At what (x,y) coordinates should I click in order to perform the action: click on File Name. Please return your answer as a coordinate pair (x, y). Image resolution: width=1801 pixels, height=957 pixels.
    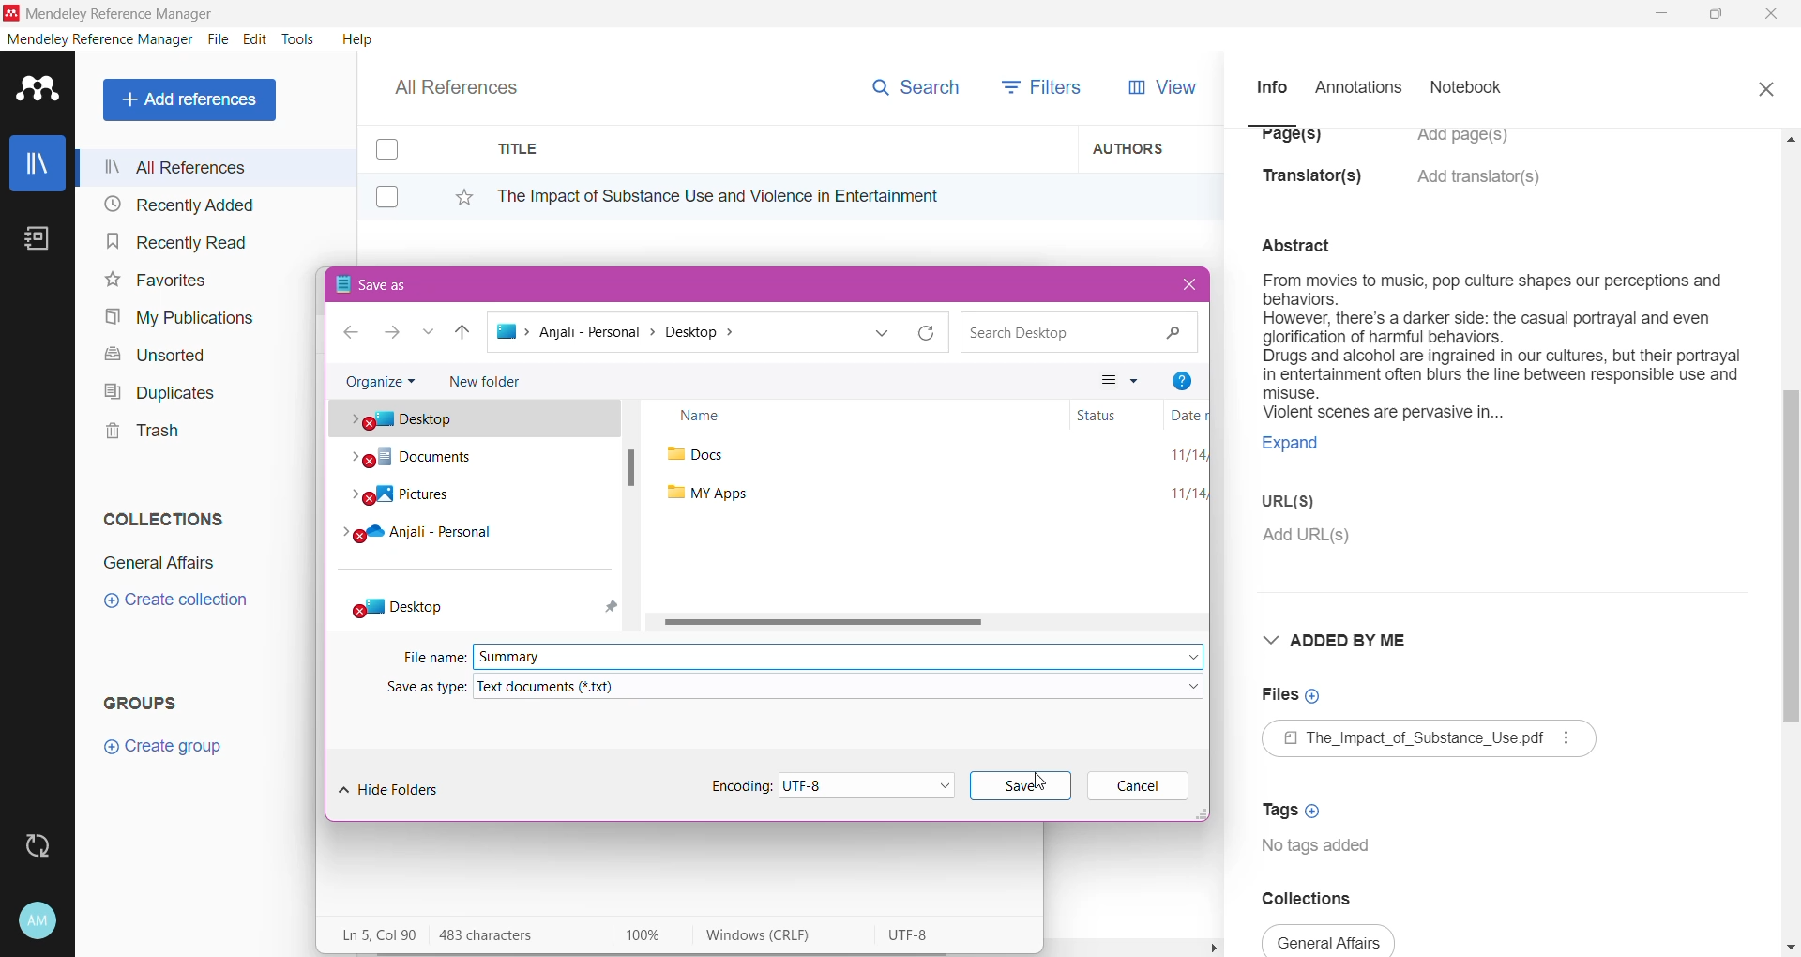
    Looking at the image, I should click on (435, 656).